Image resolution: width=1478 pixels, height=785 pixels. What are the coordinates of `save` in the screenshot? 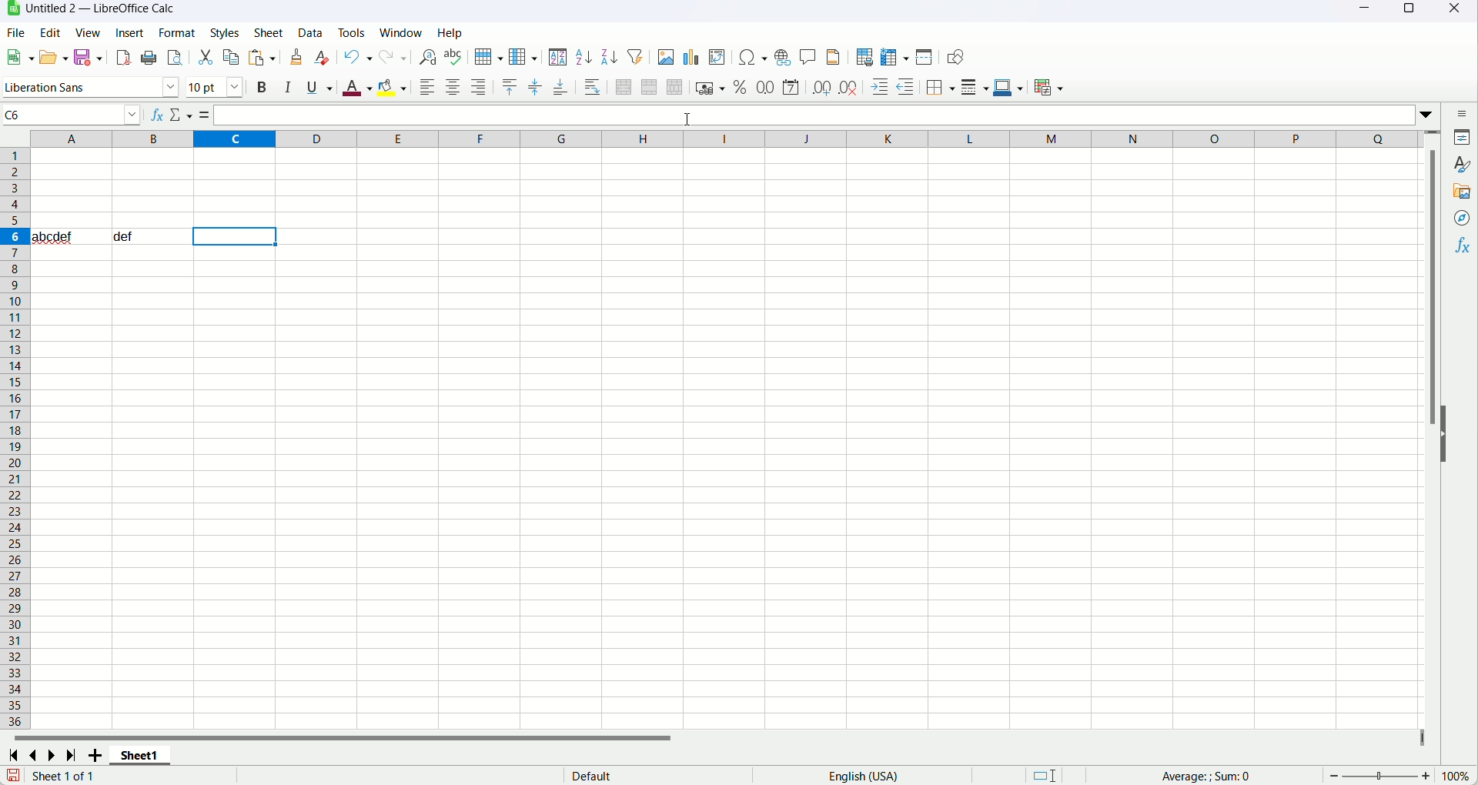 It's located at (87, 57).